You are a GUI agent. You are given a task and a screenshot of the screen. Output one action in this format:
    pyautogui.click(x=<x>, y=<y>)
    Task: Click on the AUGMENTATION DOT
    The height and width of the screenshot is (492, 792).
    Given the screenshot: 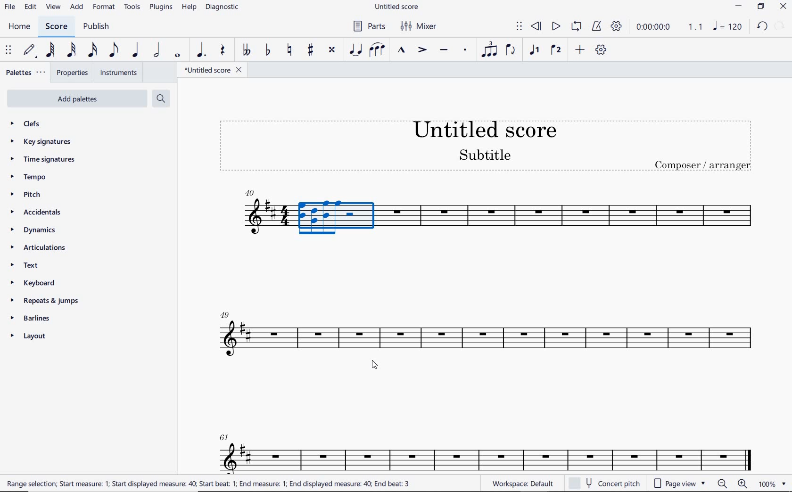 What is the action you would take?
    pyautogui.click(x=202, y=50)
    